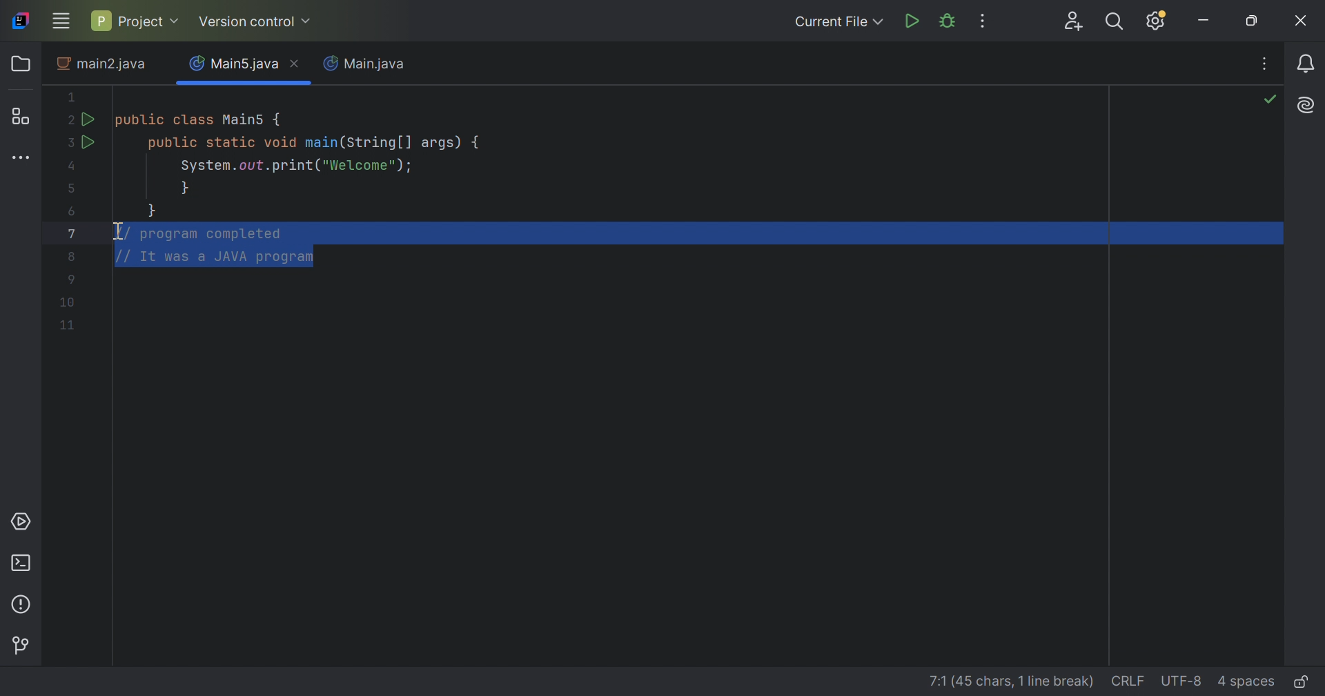 The height and width of the screenshot is (696, 1325). I want to click on line details, so click(1000, 679).